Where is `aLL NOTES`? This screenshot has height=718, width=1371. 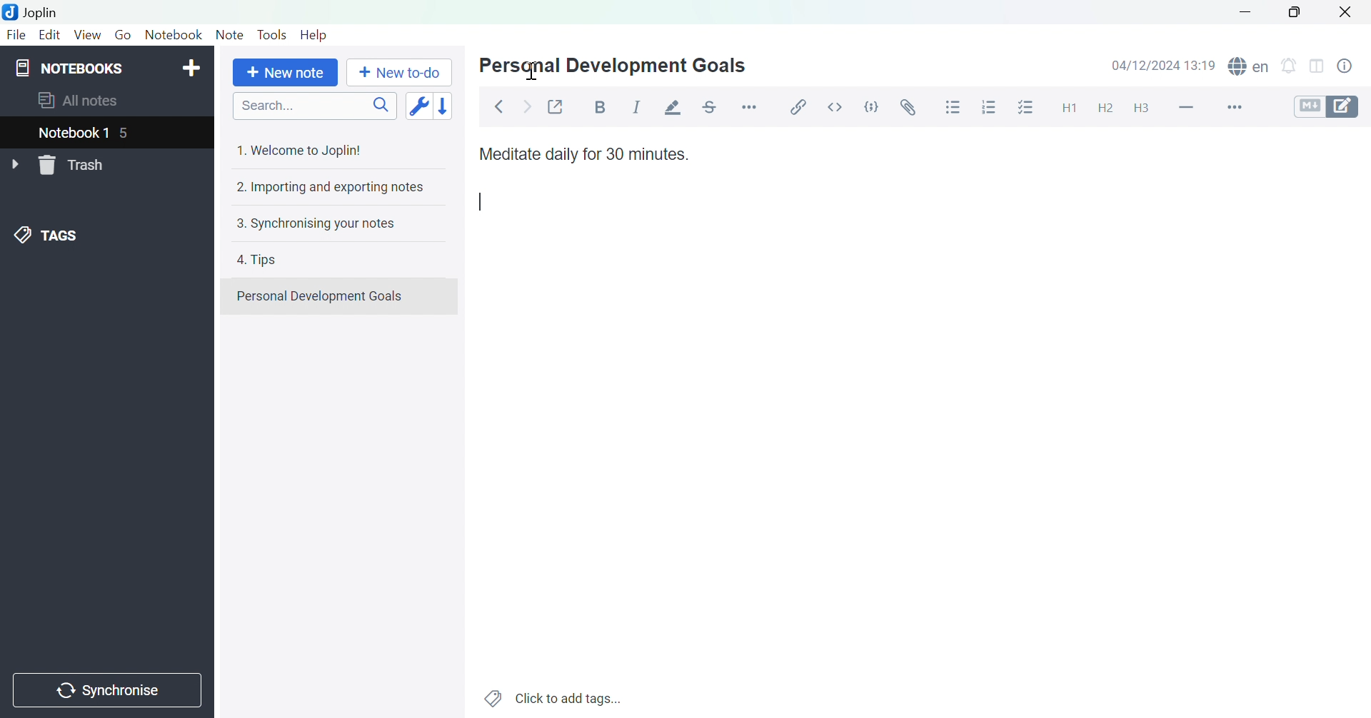 aLL NOTES is located at coordinates (86, 101).